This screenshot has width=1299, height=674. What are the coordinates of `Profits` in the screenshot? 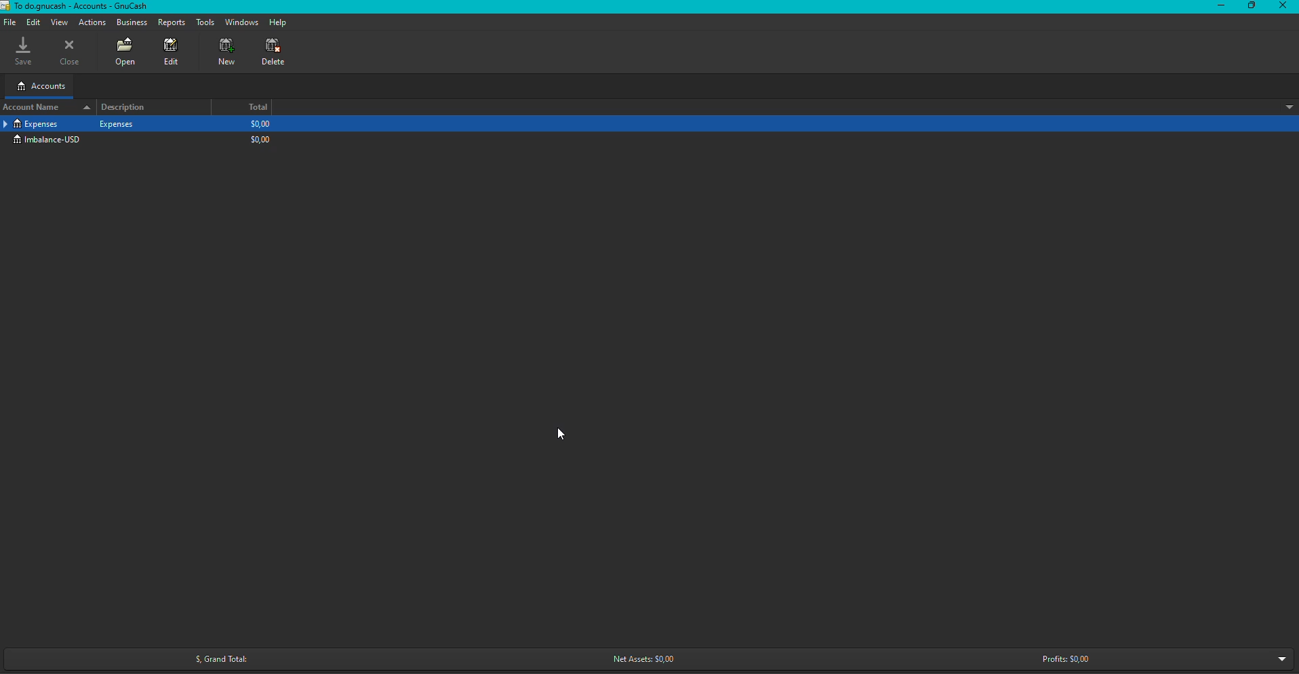 It's located at (1068, 660).